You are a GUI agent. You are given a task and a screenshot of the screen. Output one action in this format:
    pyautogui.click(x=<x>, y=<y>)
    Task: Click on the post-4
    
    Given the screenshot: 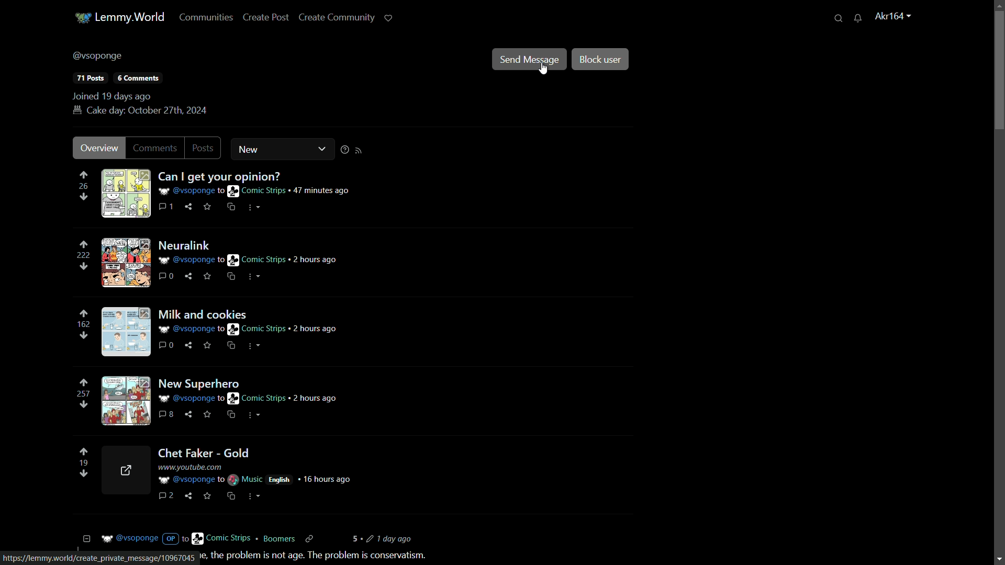 What is the action you would take?
    pyautogui.click(x=203, y=451)
    